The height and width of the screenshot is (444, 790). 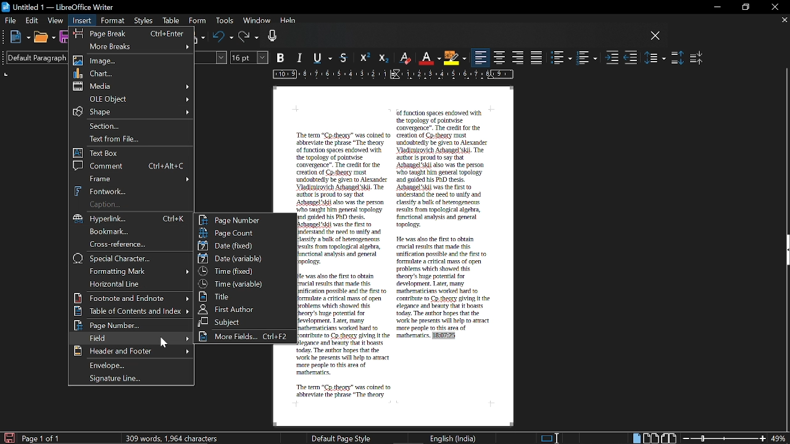 I want to click on English (India), so click(x=454, y=438).